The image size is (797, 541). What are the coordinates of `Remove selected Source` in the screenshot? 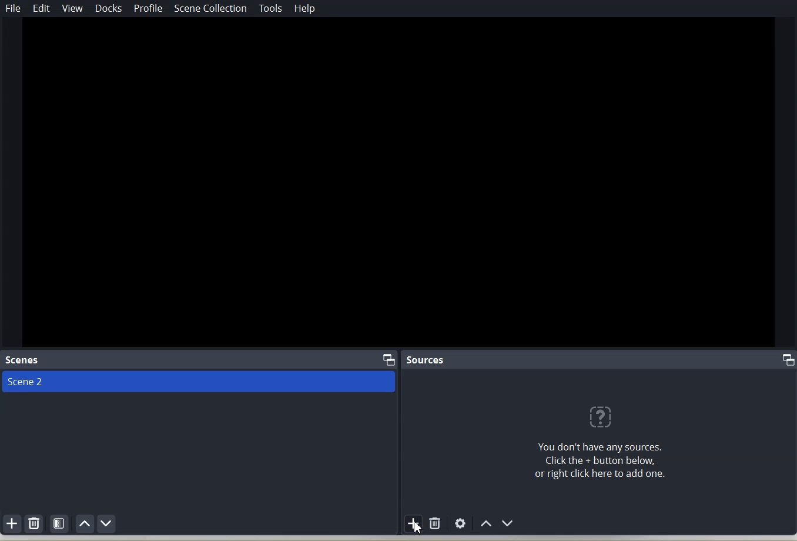 It's located at (436, 523).